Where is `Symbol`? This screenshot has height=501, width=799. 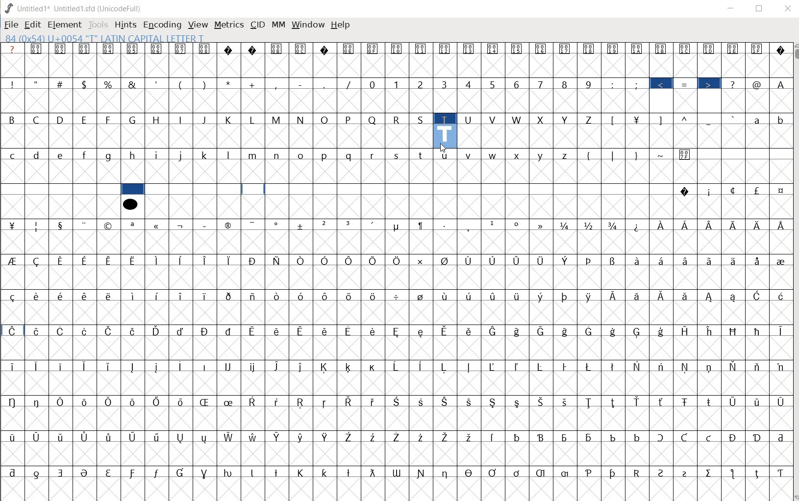 Symbol is located at coordinates (567, 437).